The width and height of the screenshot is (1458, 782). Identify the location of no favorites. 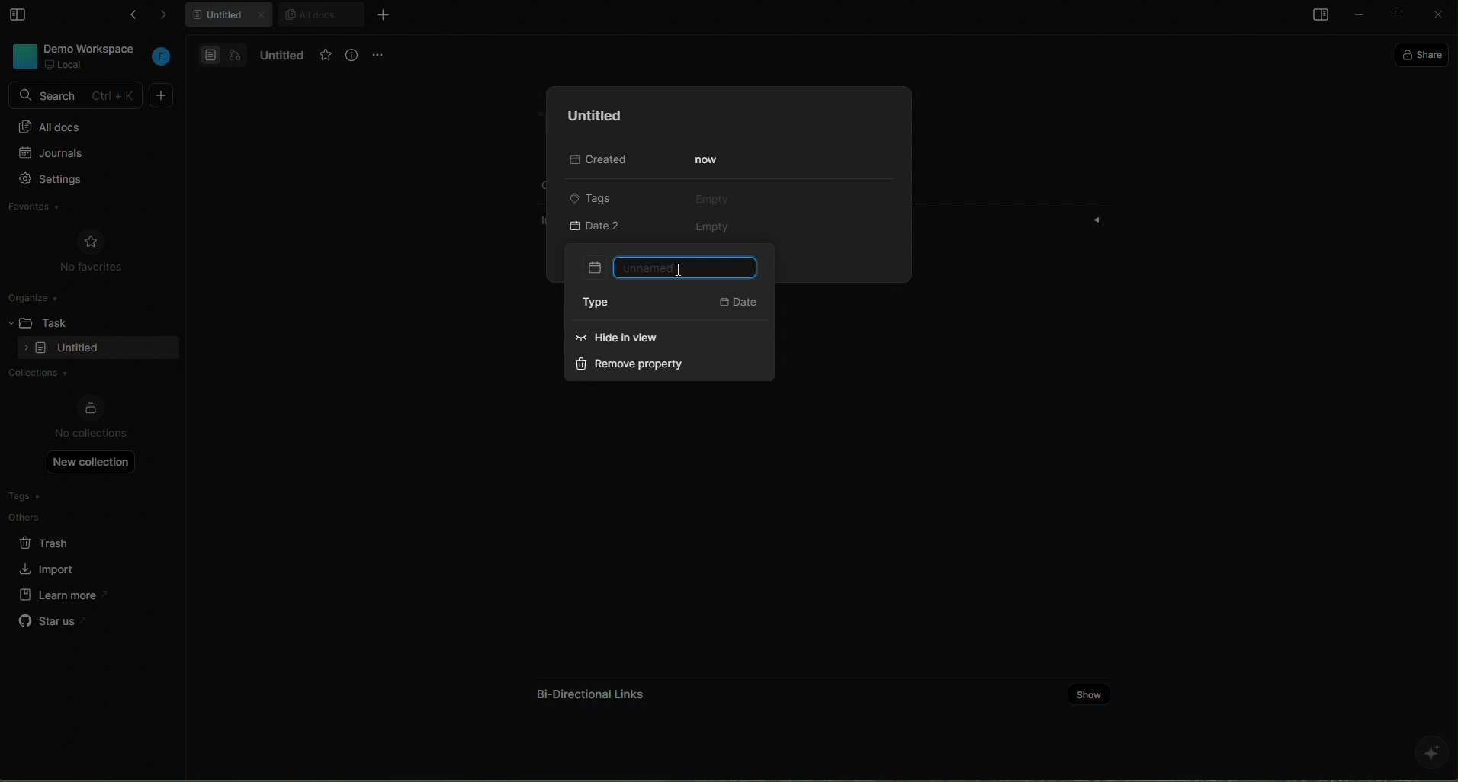
(92, 248).